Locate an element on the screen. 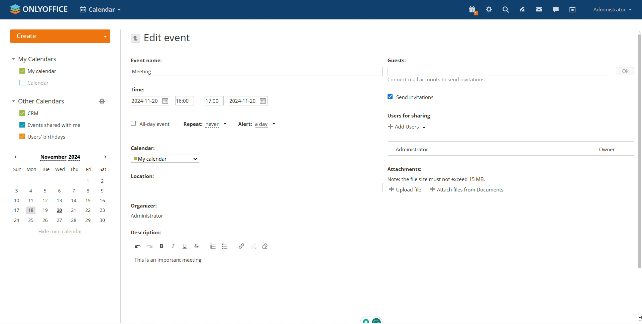  users for sharing is located at coordinates (409, 116).